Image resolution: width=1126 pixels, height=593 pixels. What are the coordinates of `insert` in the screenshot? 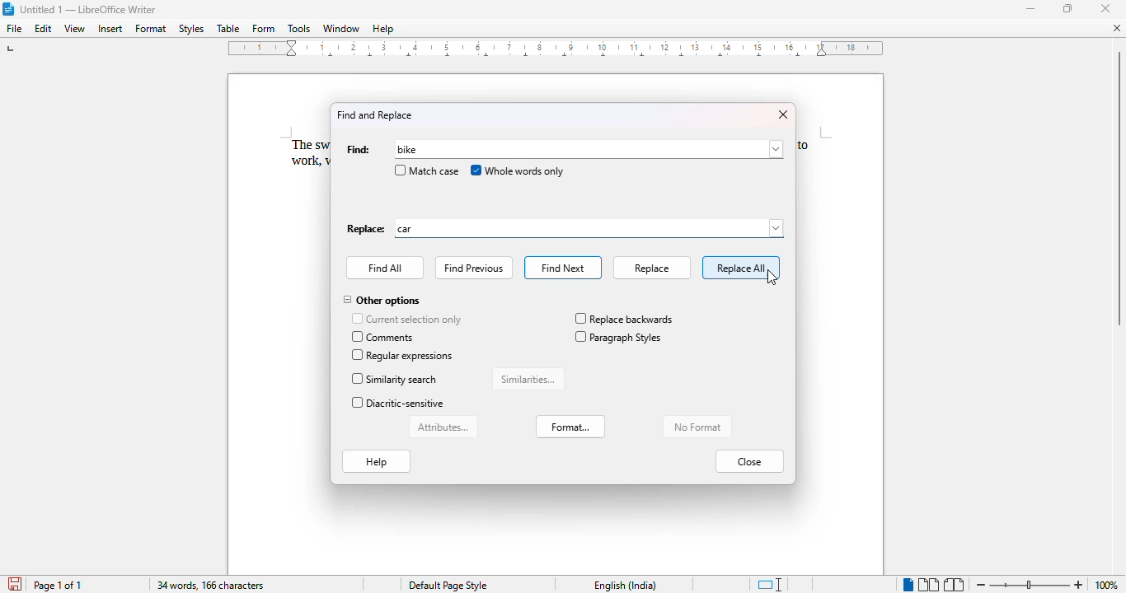 It's located at (110, 29).